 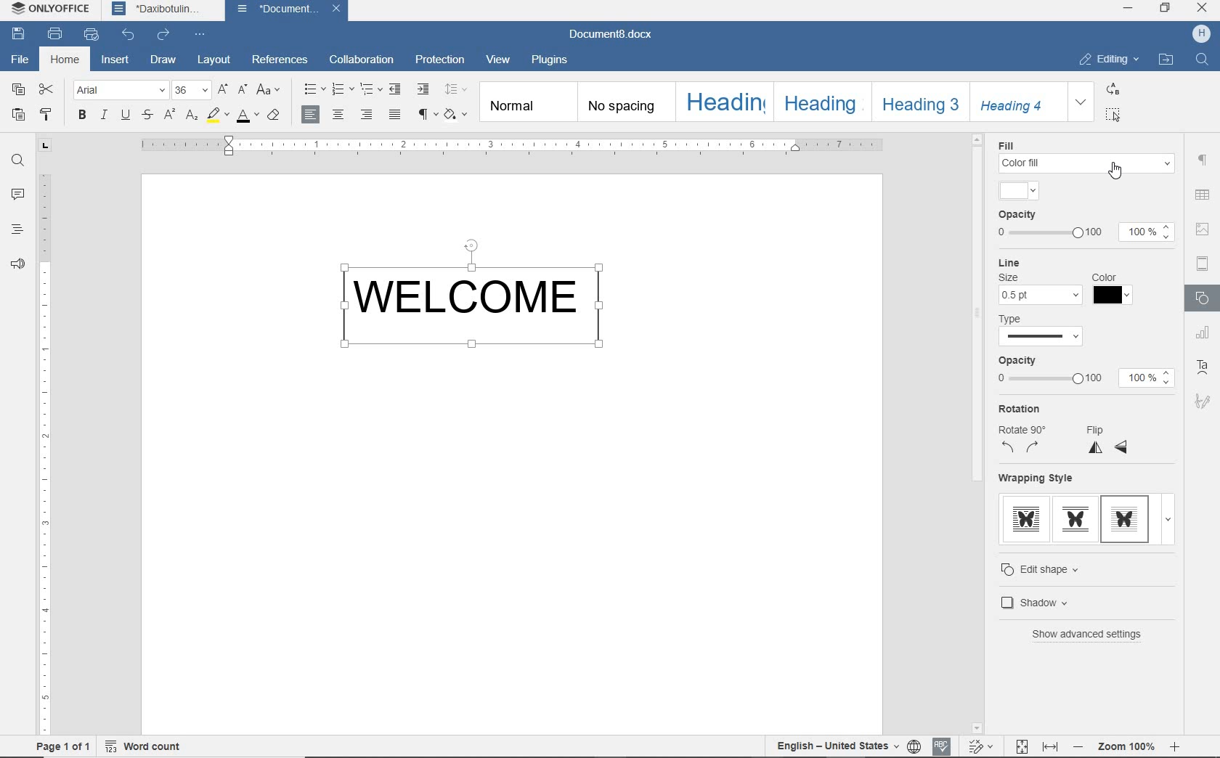 I want to click on DRAW, so click(x=163, y=61).